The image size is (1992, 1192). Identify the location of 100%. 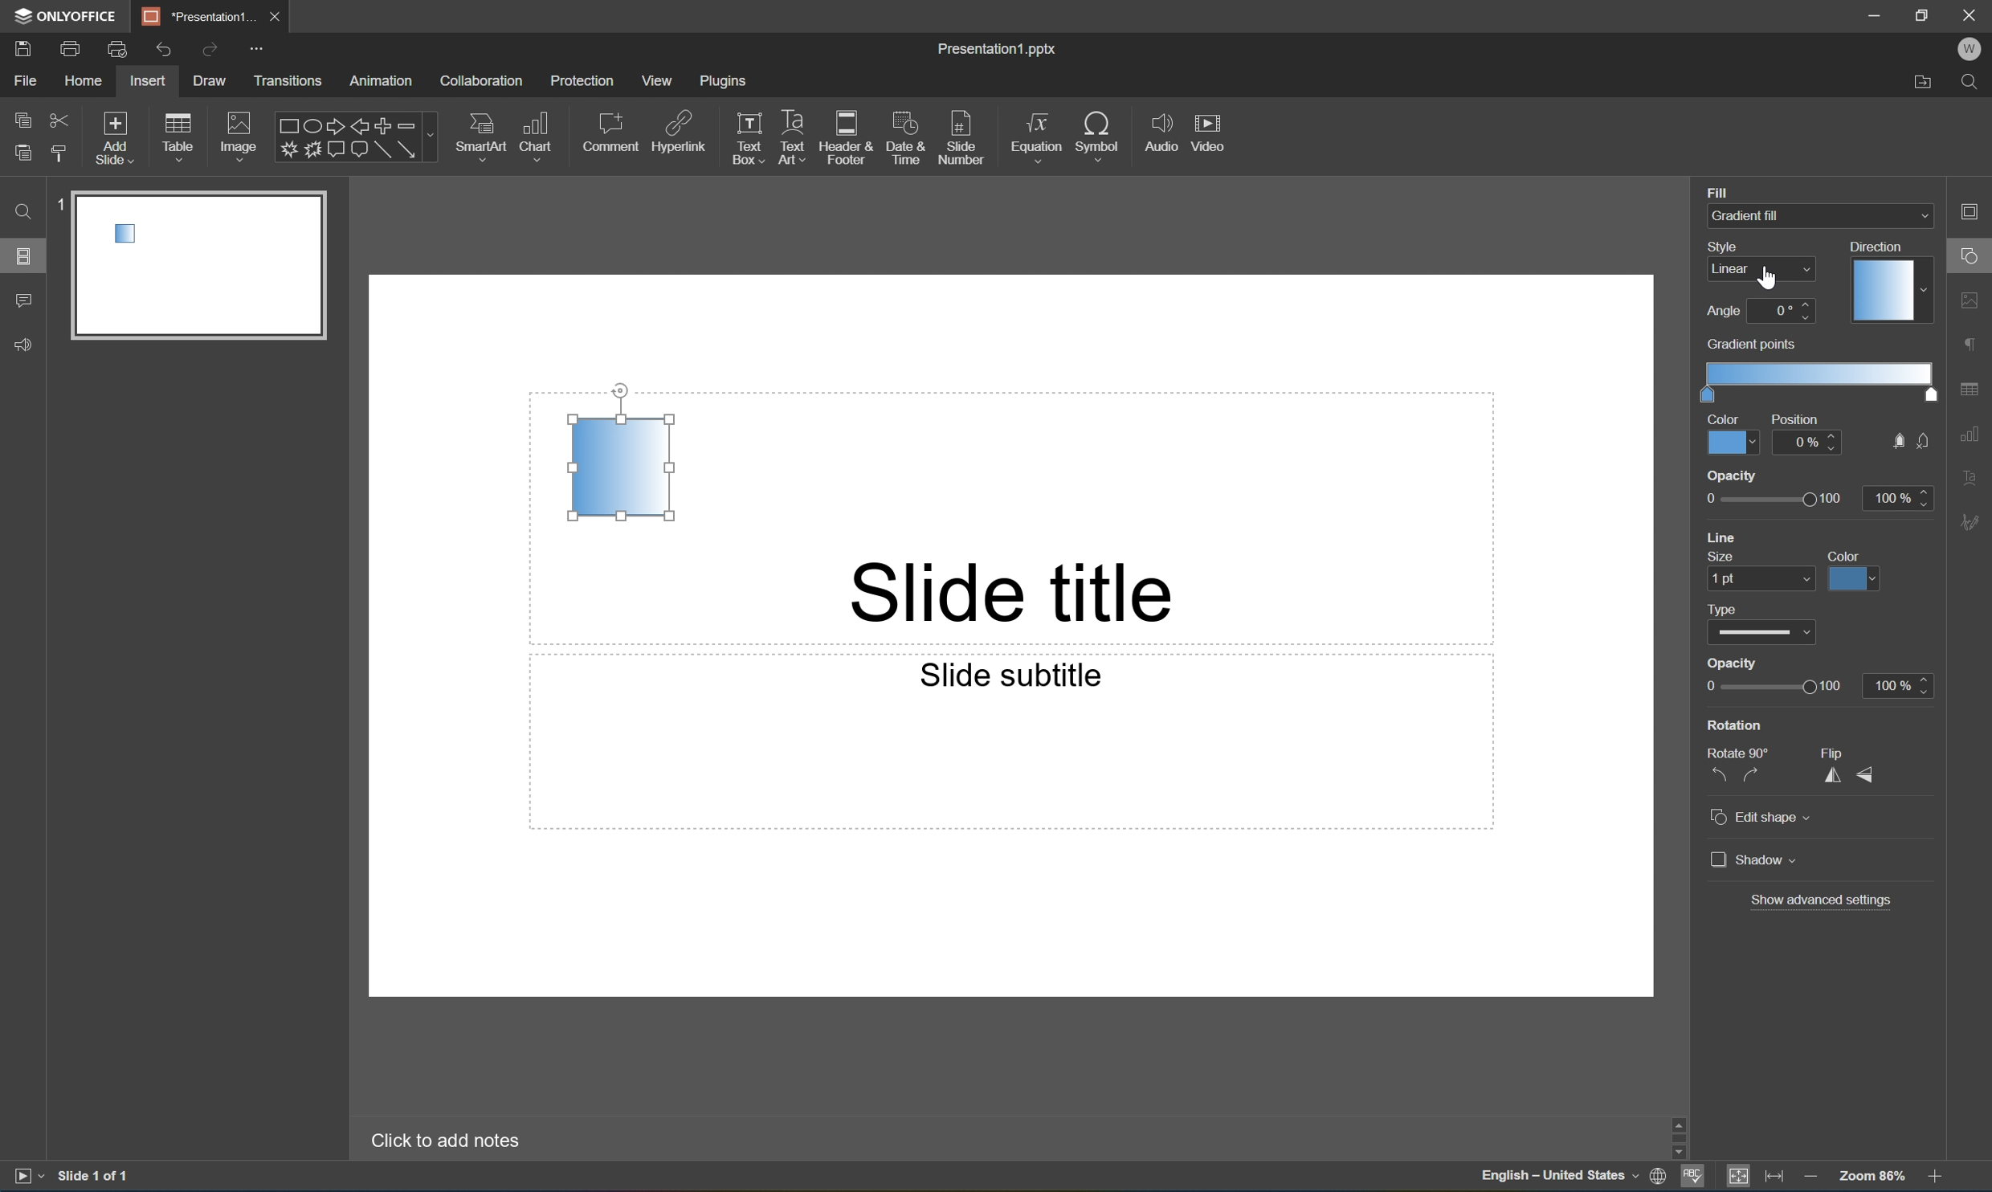
(1899, 688).